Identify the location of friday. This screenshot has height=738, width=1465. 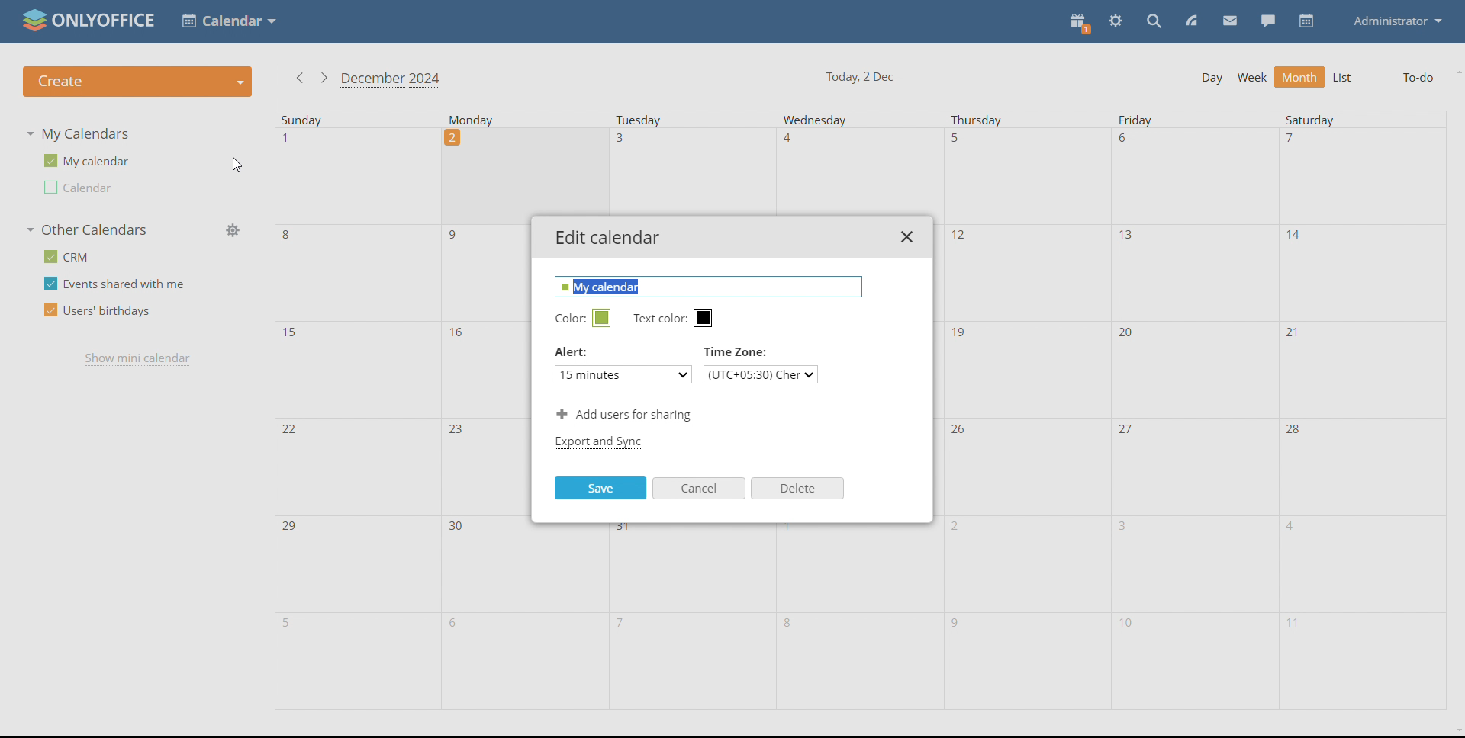
(1196, 420).